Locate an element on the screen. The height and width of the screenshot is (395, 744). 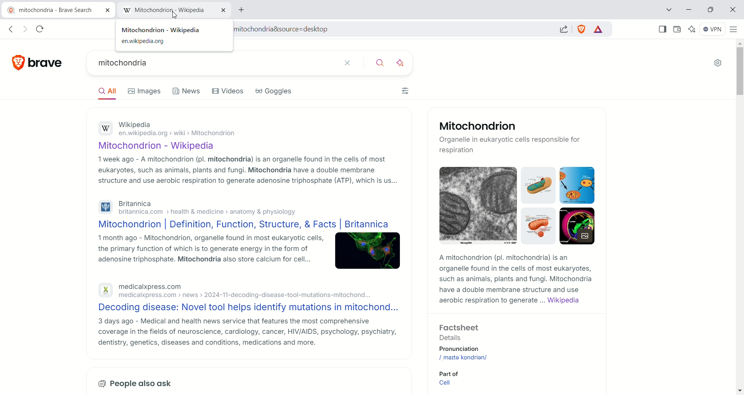
image is located at coordinates (515, 204).